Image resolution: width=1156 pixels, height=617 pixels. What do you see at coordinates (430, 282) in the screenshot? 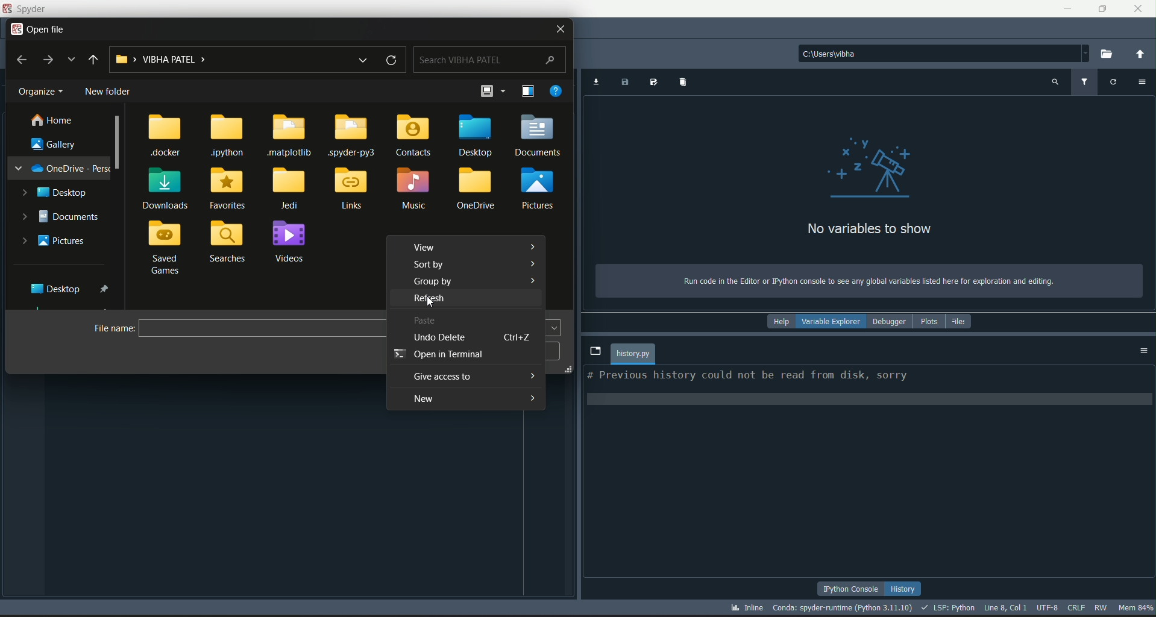
I see `group by` at bounding box center [430, 282].